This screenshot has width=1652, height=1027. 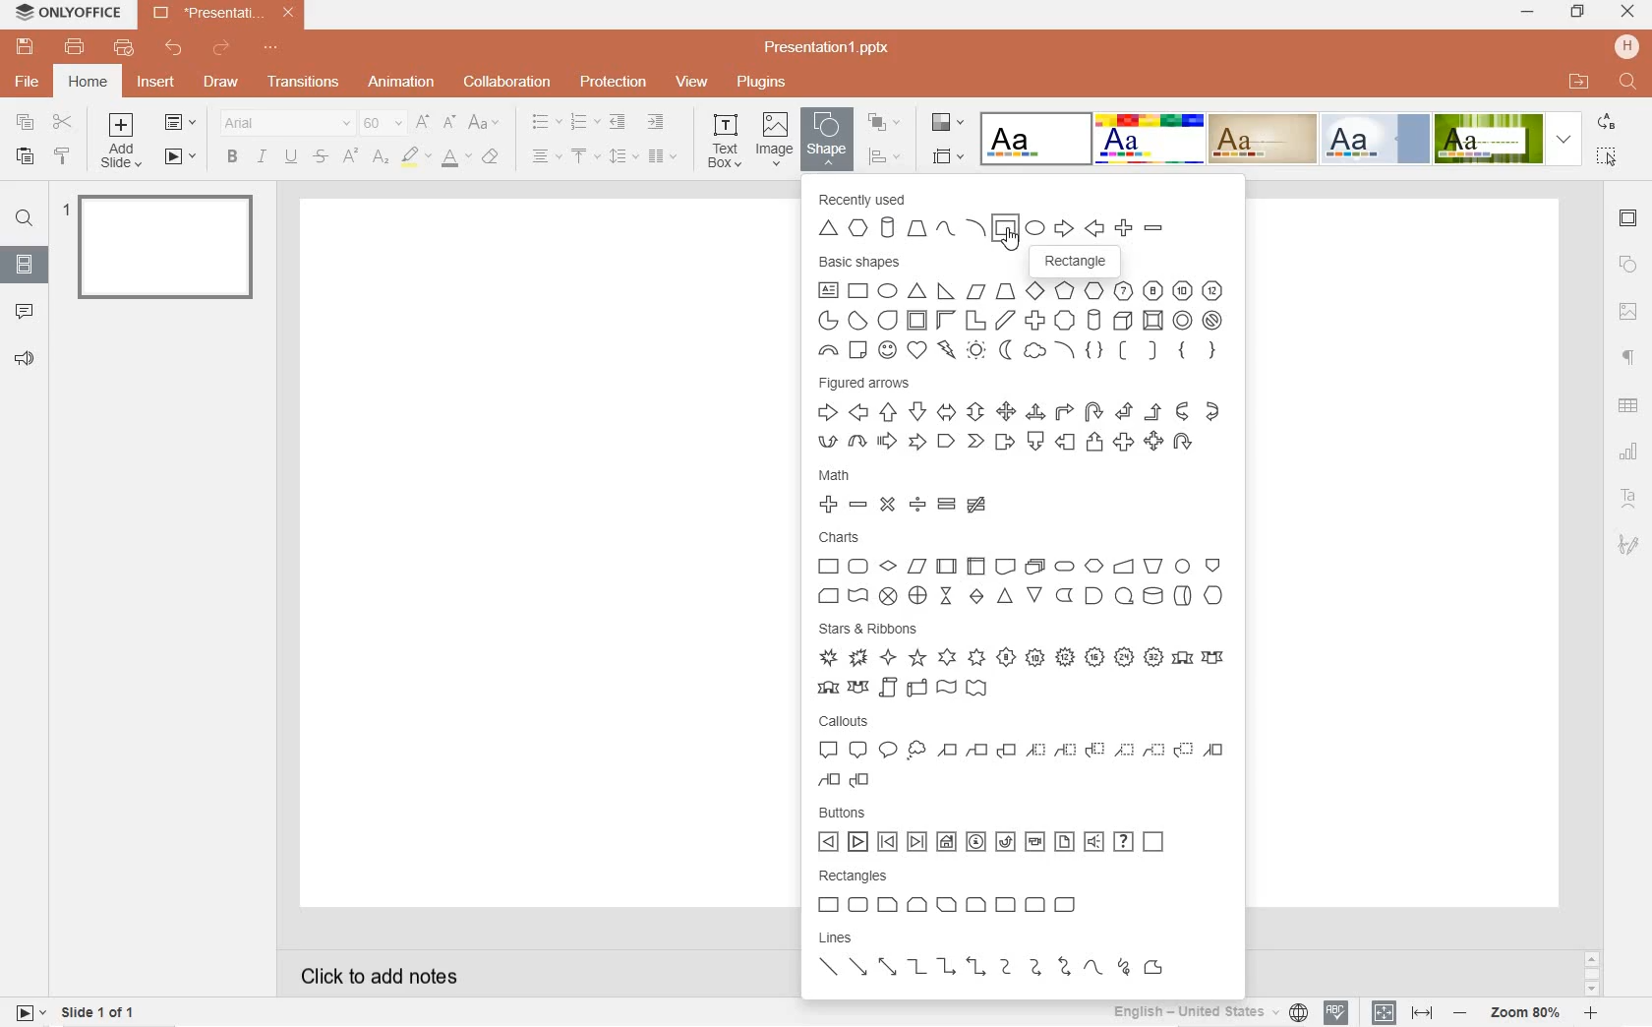 I want to click on Curved up ribbon, so click(x=828, y=686).